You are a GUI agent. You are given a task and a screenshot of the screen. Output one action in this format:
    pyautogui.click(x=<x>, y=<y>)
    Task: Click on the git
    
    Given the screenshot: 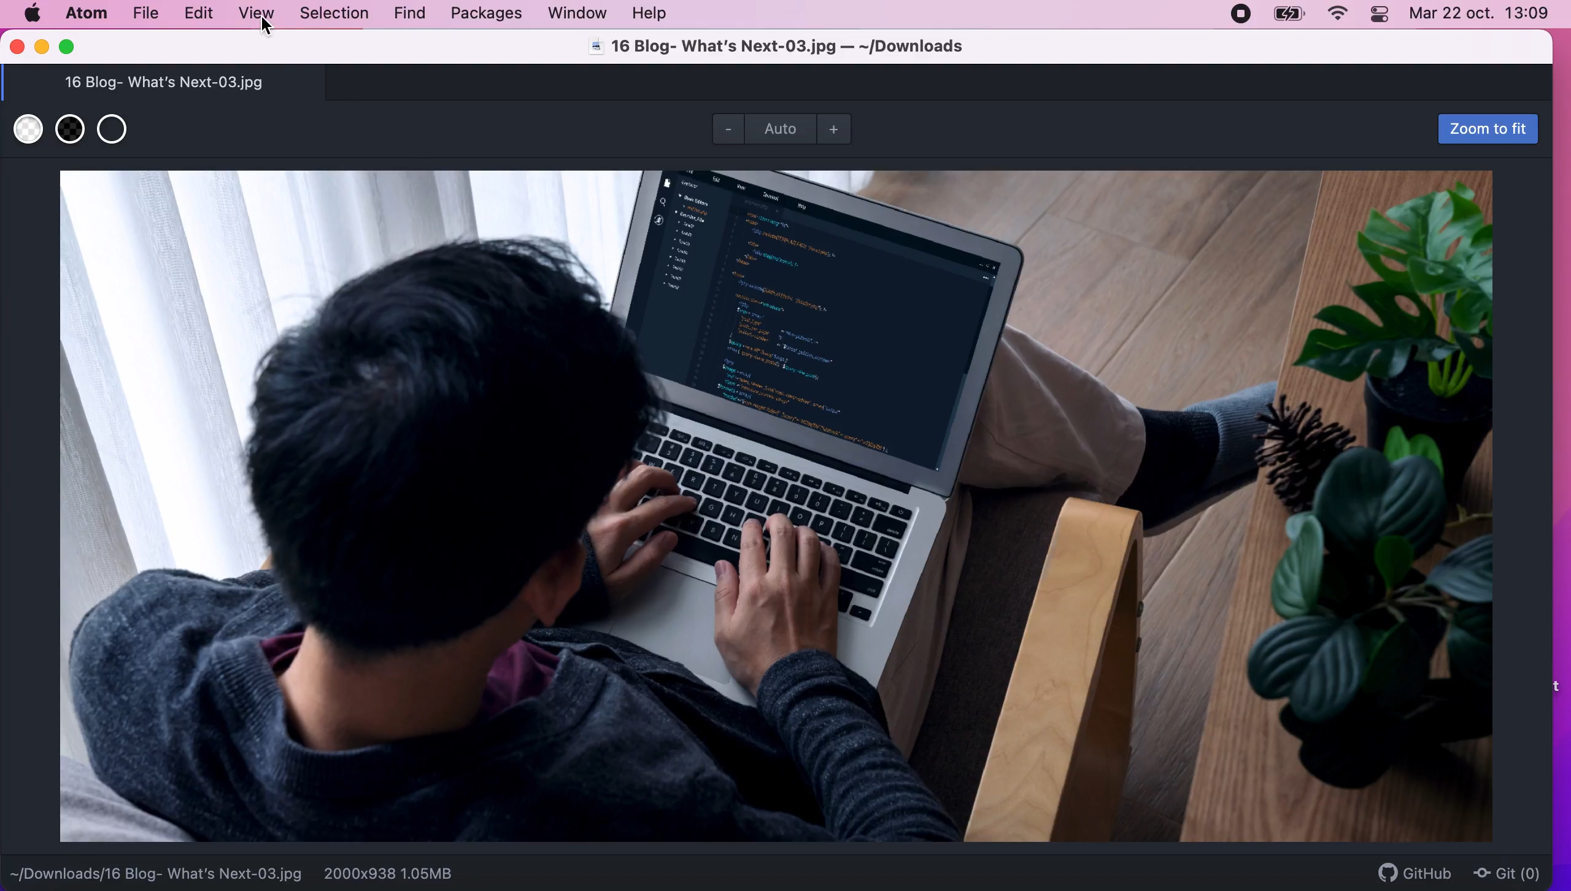 What is the action you would take?
    pyautogui.click(x=1510, y=872)
    